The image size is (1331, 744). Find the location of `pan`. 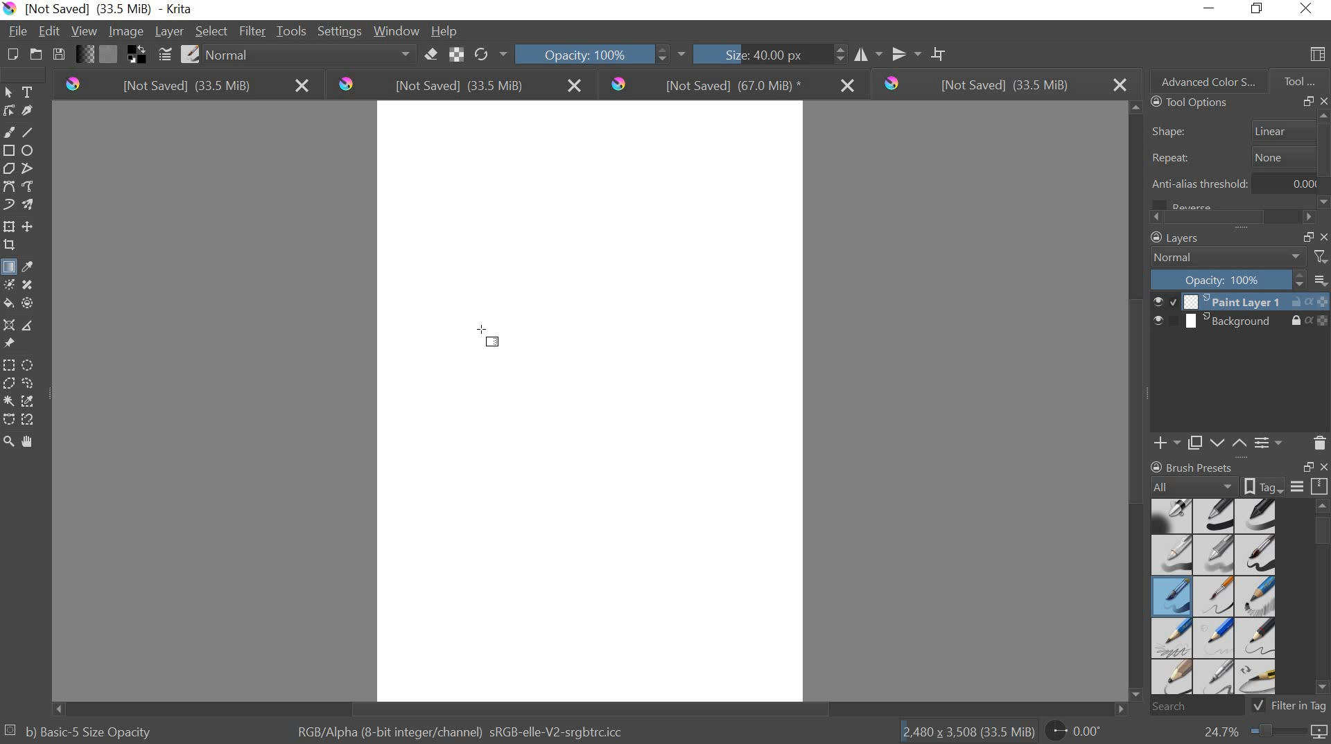

pan is located at coordinates (33, 440).